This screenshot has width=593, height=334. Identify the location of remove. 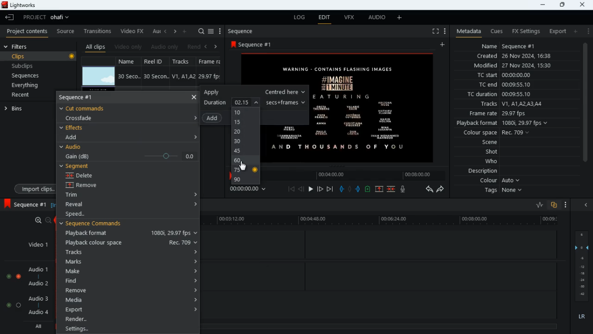
(89, 186).